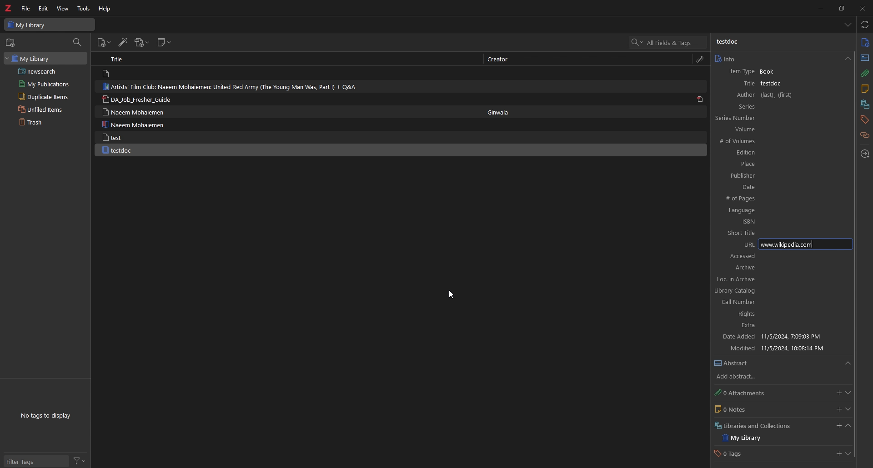  What do you see at coordinates (502, 59) in the screenshot?
I see `Creator` at bounding box center [502, 59].